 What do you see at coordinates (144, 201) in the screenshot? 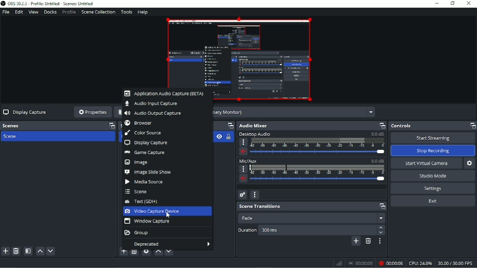
I see `Text` at bounding box center [144, 201].